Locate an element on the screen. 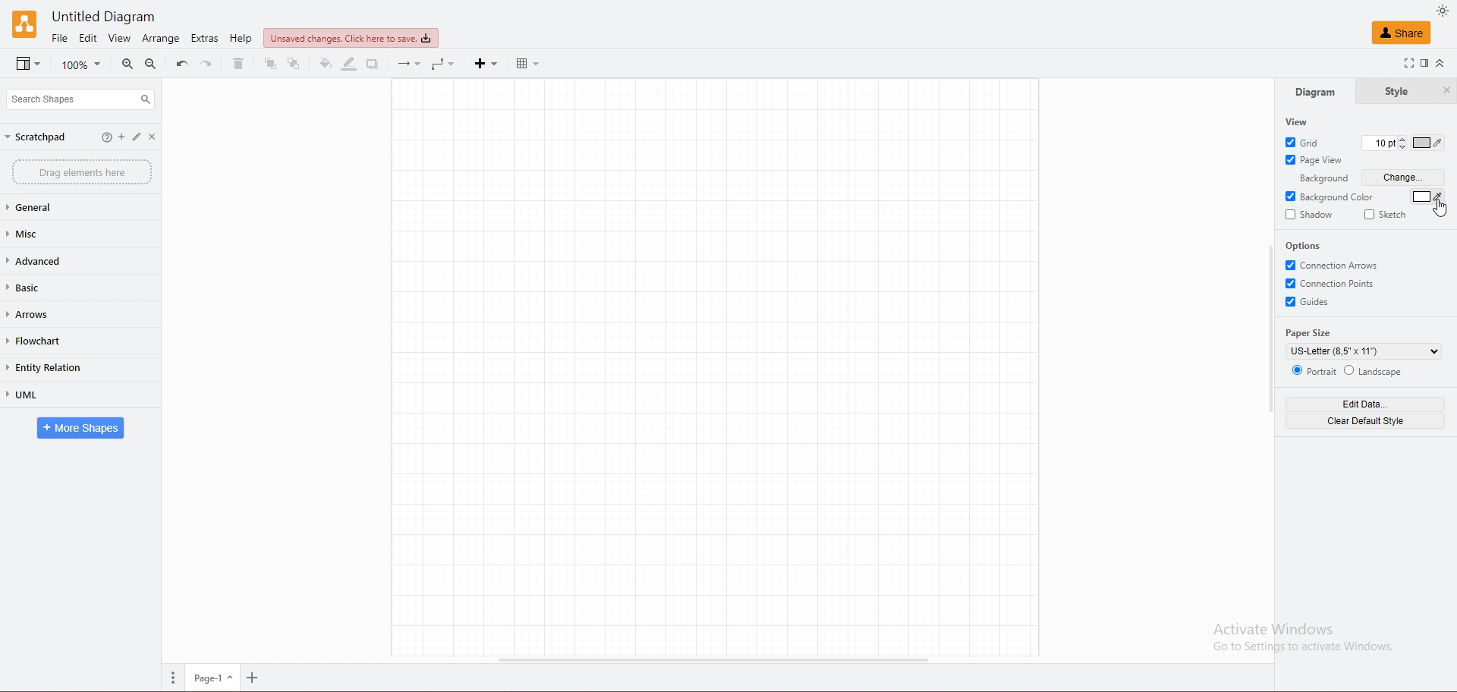  options is located at coordinates (1304, 245).